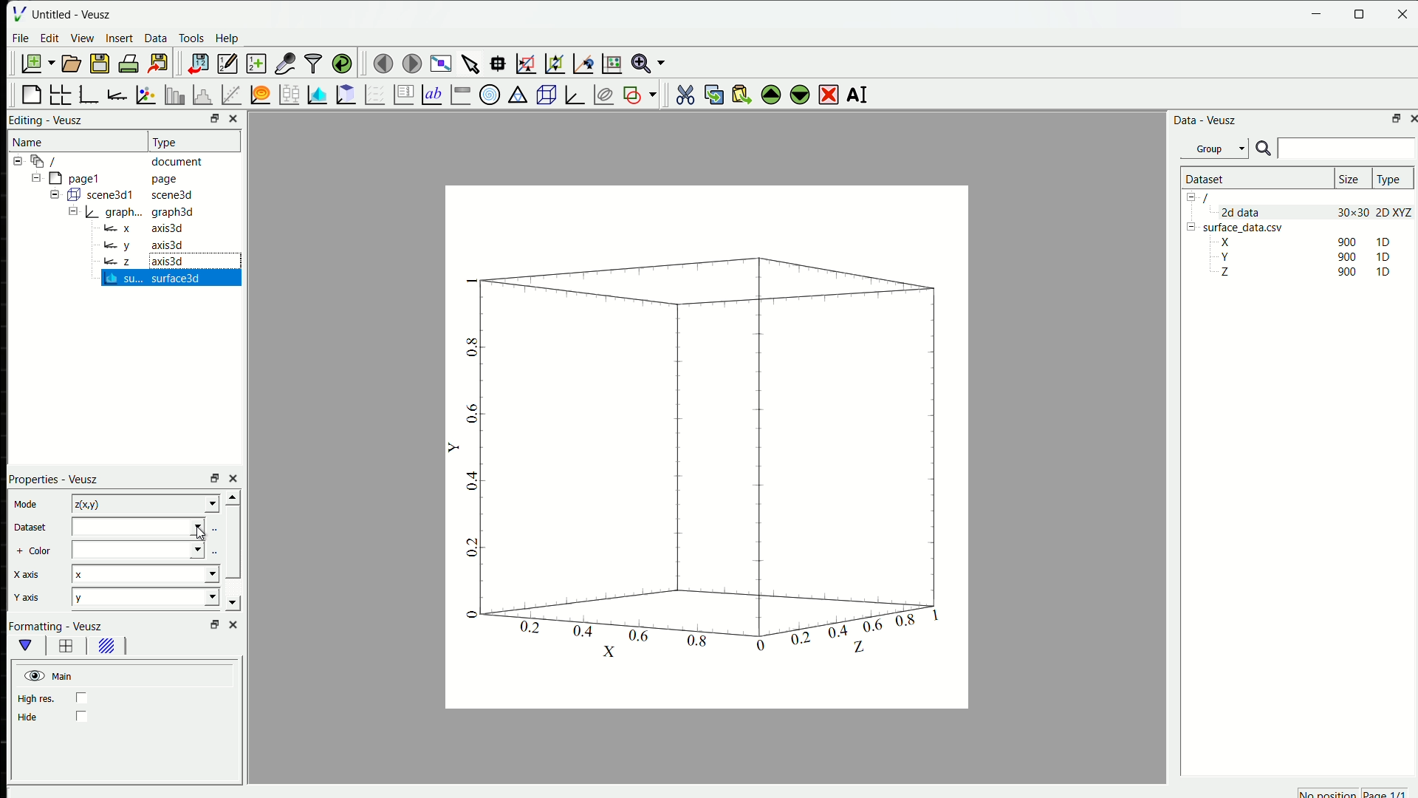 The image size is (1418, 798). What do you see at coordinates (232, 93) in the screenshot?
I see `fit a function` at bounding box center [232, 93].